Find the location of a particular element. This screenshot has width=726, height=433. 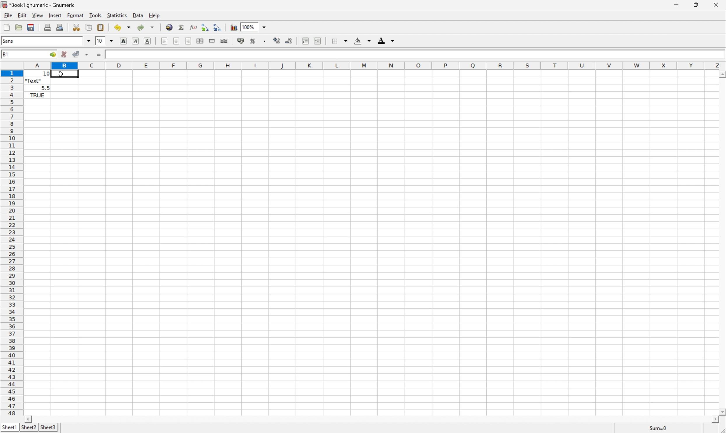

Drop Down is located at coordinates (112, 41).